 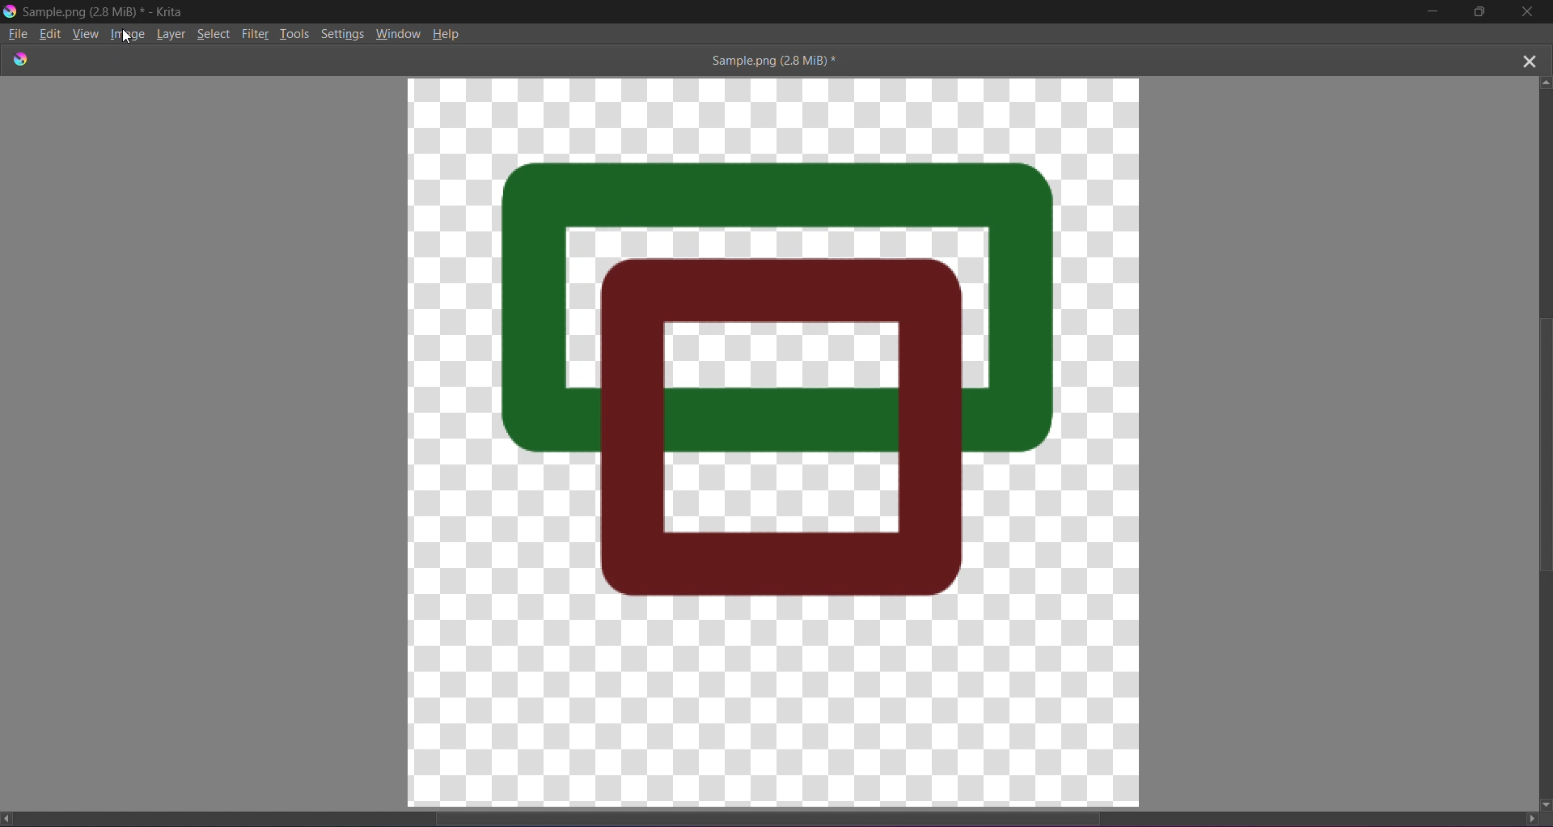 What do you see at coordinates (1529, 58) in the screenshot?
I see `Close Canvas` at bounding box center [1529, 58].